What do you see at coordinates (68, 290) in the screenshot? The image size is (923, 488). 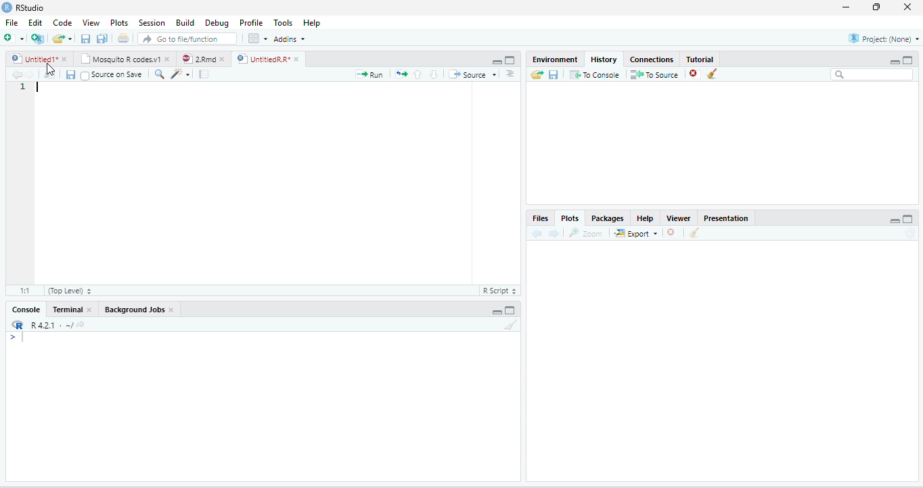 I see `(Top Level)` at bounding box center [68, 290].